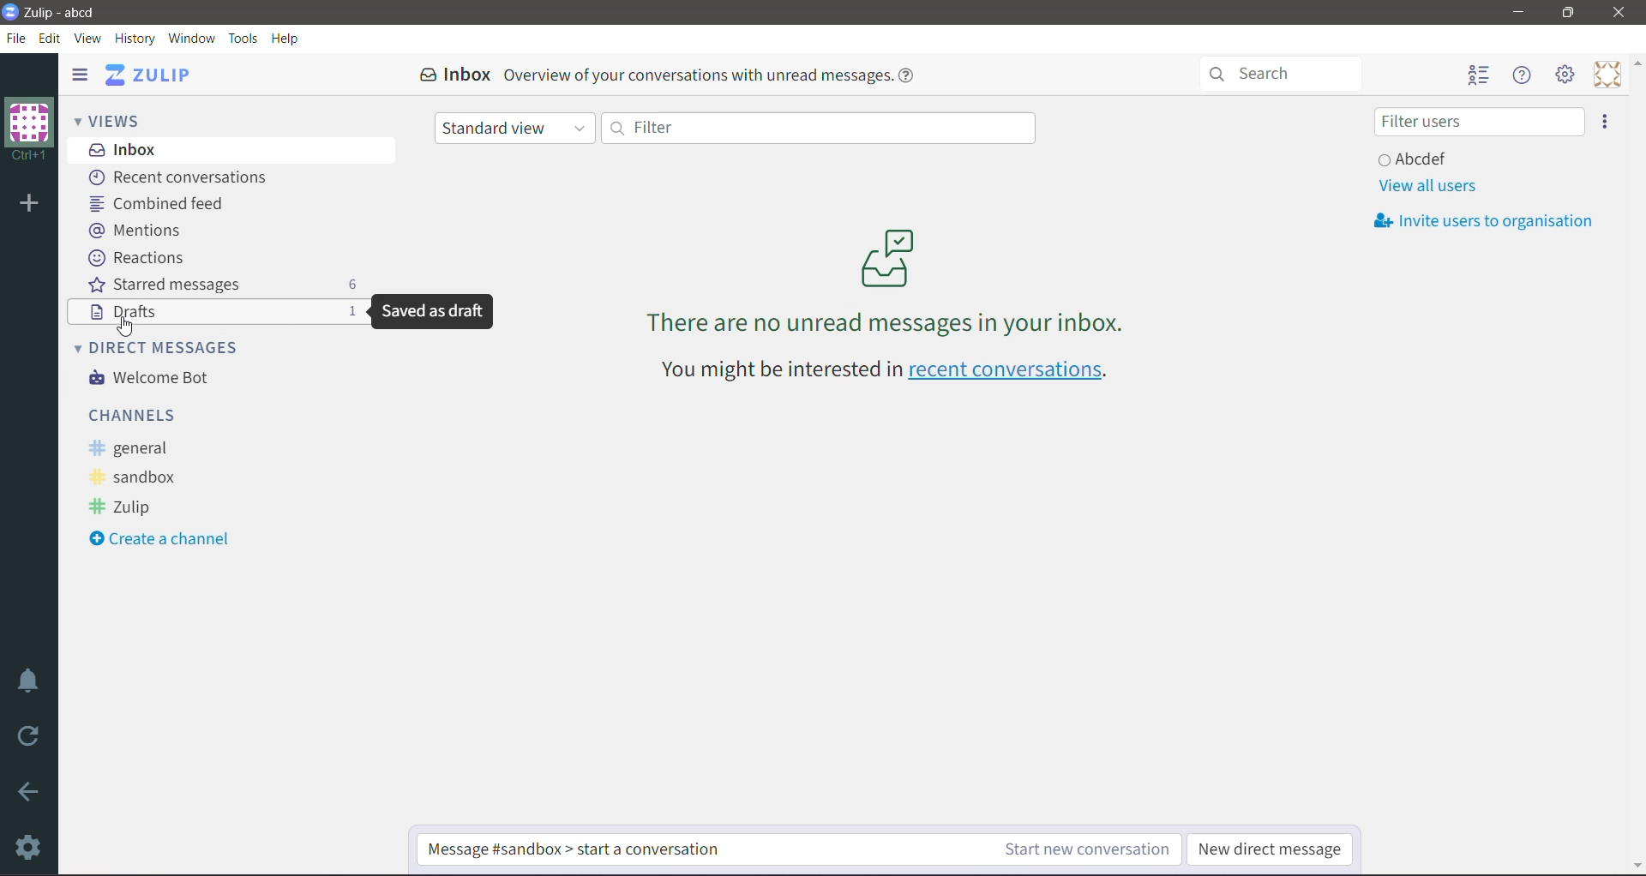  I want to click on Invite users to organization, so click(1606, 122).